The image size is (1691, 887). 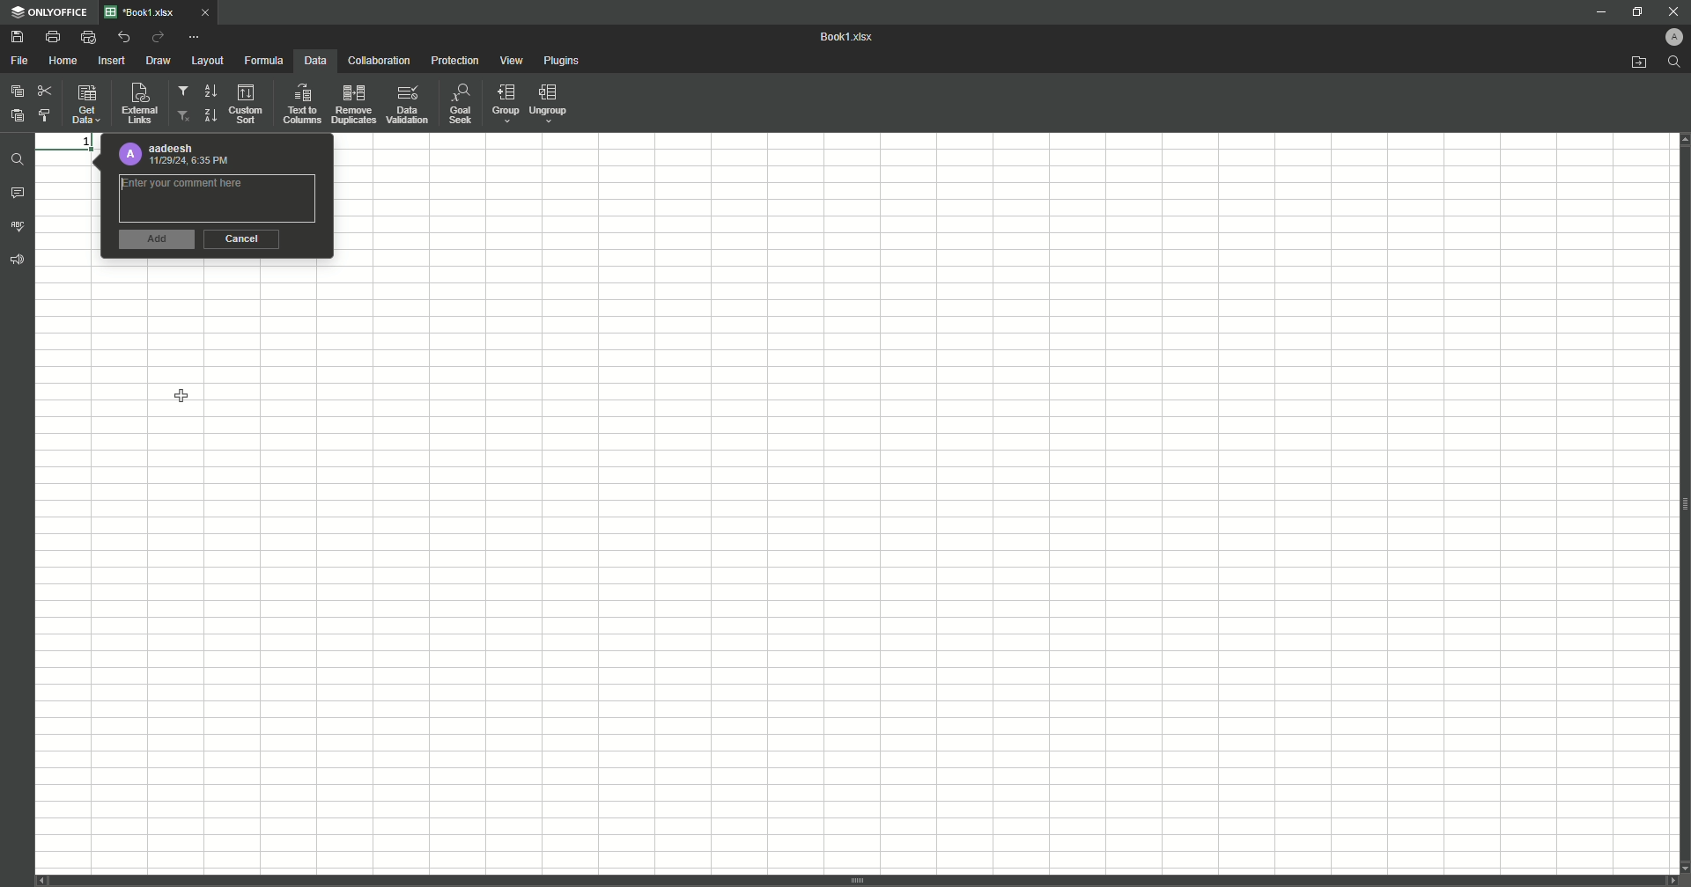 I want to click on Insert, so click(x=112, y=61).